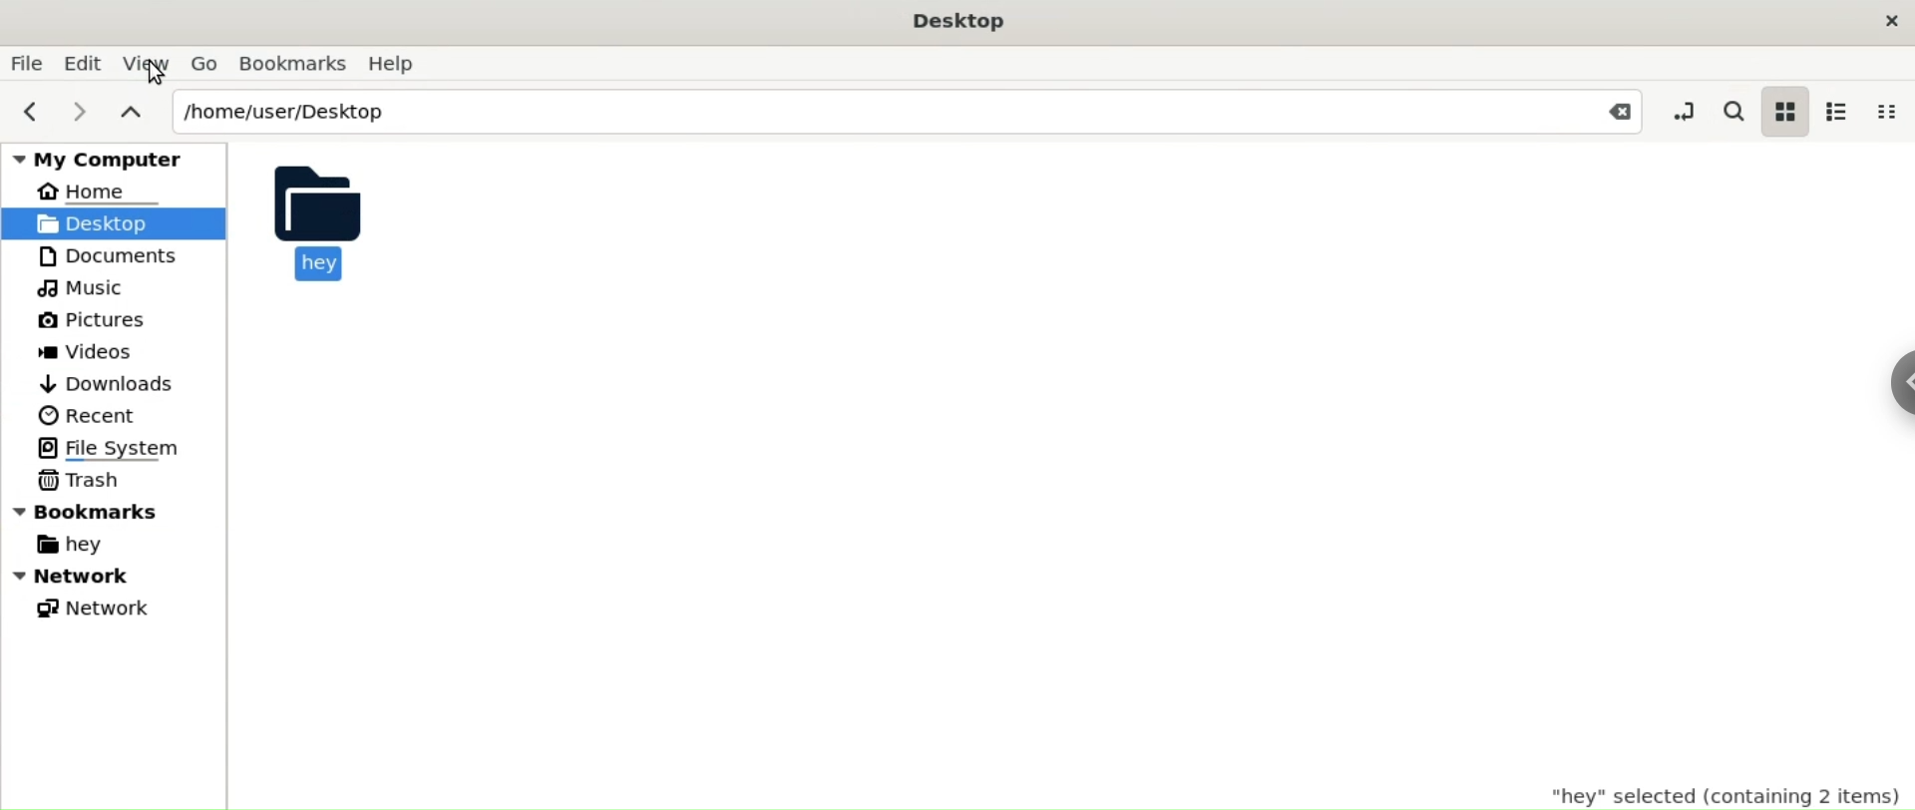 This screenshot has width=1915, height=810. Describe the element at coordinates (108, 255) in the screenshot. I see `Documents` at that location.